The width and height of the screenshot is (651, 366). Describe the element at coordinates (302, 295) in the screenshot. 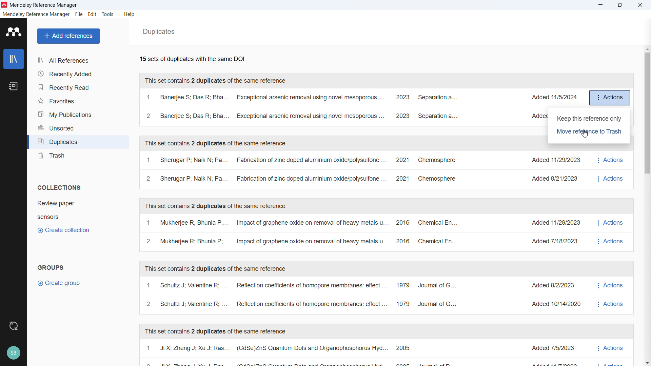

I see `Set of duplicates ` at that location.